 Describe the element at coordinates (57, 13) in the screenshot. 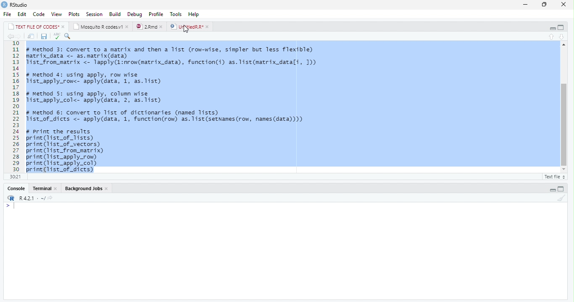

I see `View` at that location.